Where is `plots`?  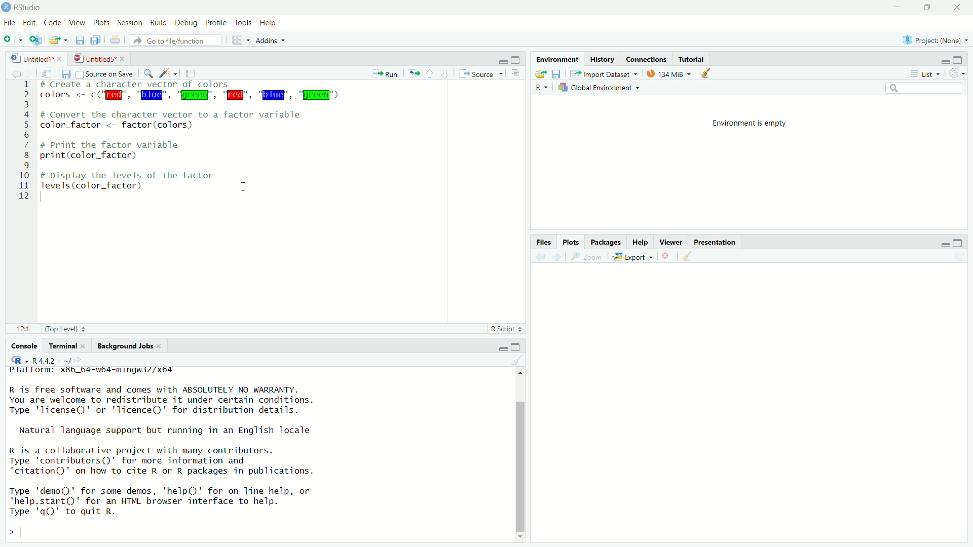 plots is located at coordinates (102, 23).